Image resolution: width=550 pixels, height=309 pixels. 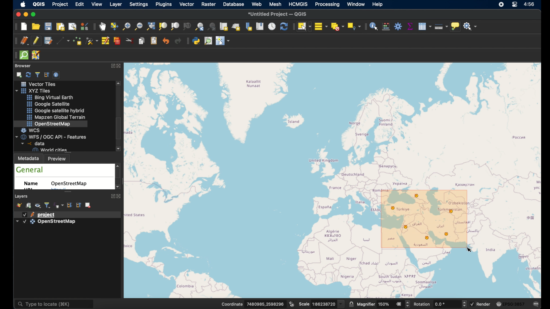 What do you see at coordinates (408, 304) in the screenshot?
I see `Increase or decrease magnifier` at bounding box center [408, 304].